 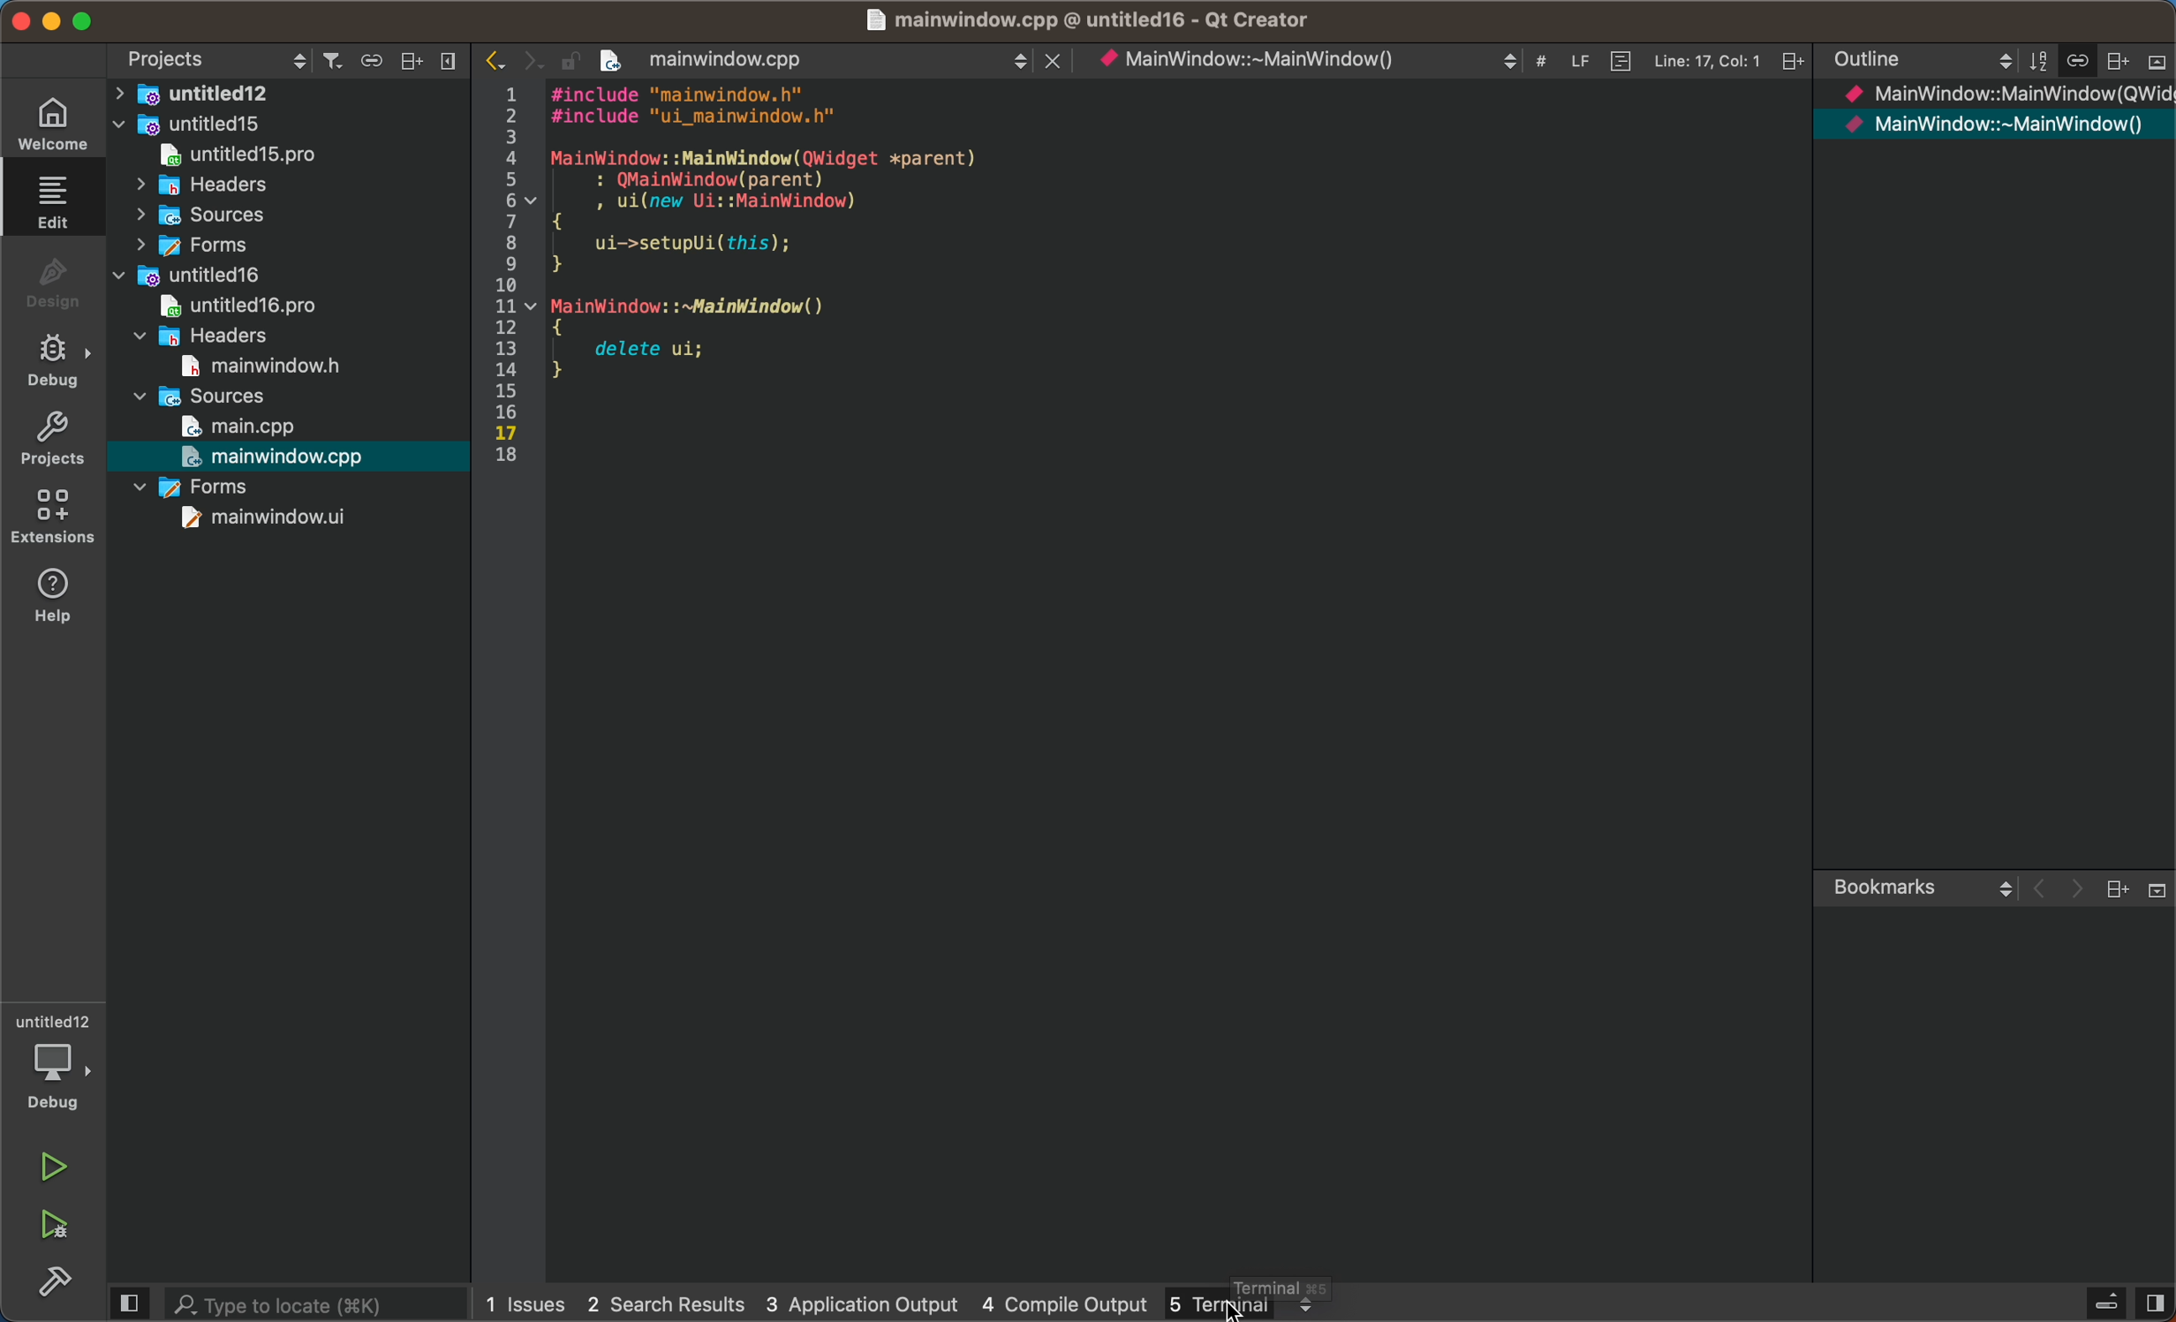 I want to click on cursor, so click(x=1238, y=1309).